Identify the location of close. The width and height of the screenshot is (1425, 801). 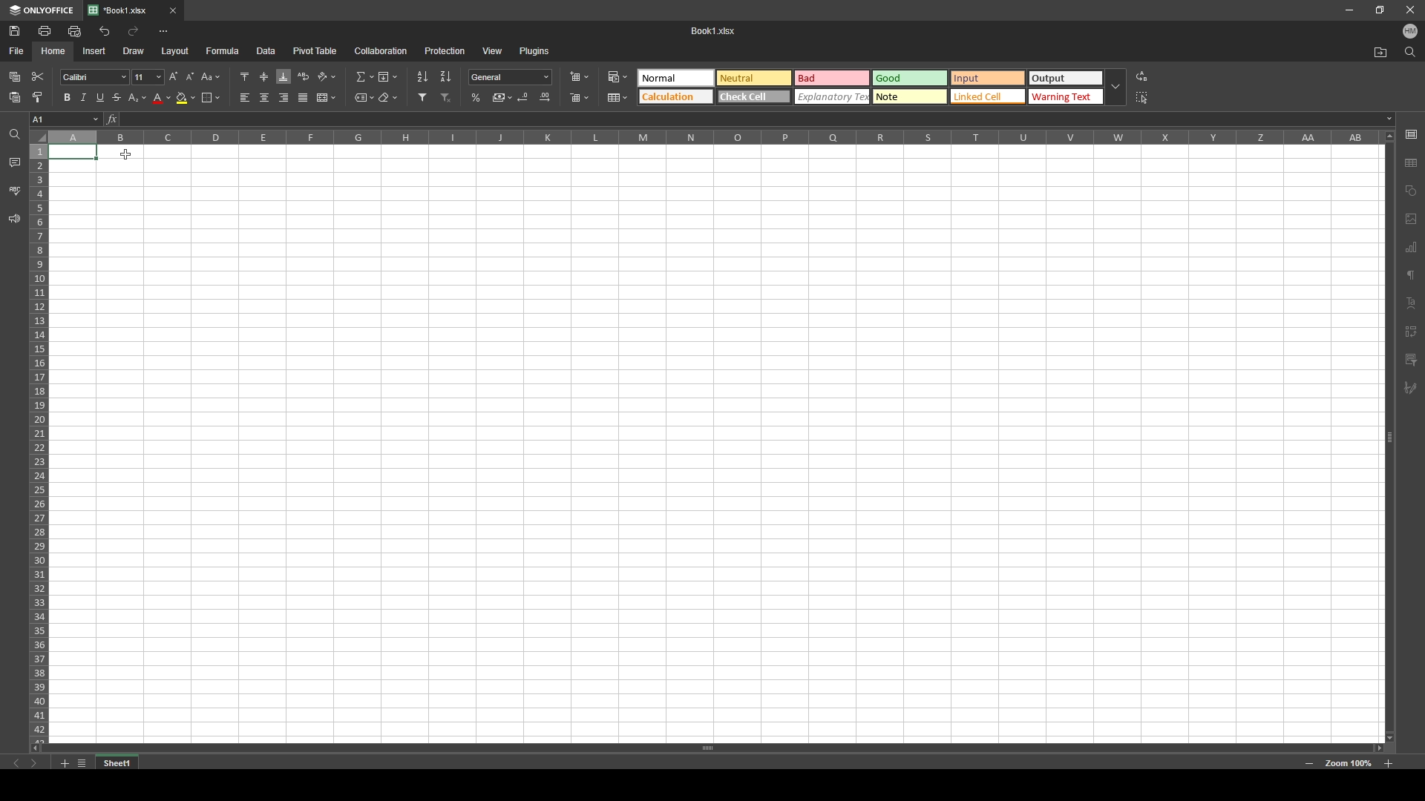
(173, 11).